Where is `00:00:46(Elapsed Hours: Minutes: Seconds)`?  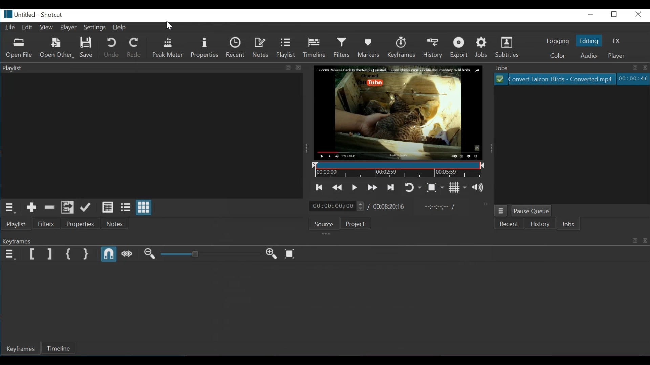 00:00:46(Elapsed Hours: Minutes: Seconds) is located at coordinates (632, 79).